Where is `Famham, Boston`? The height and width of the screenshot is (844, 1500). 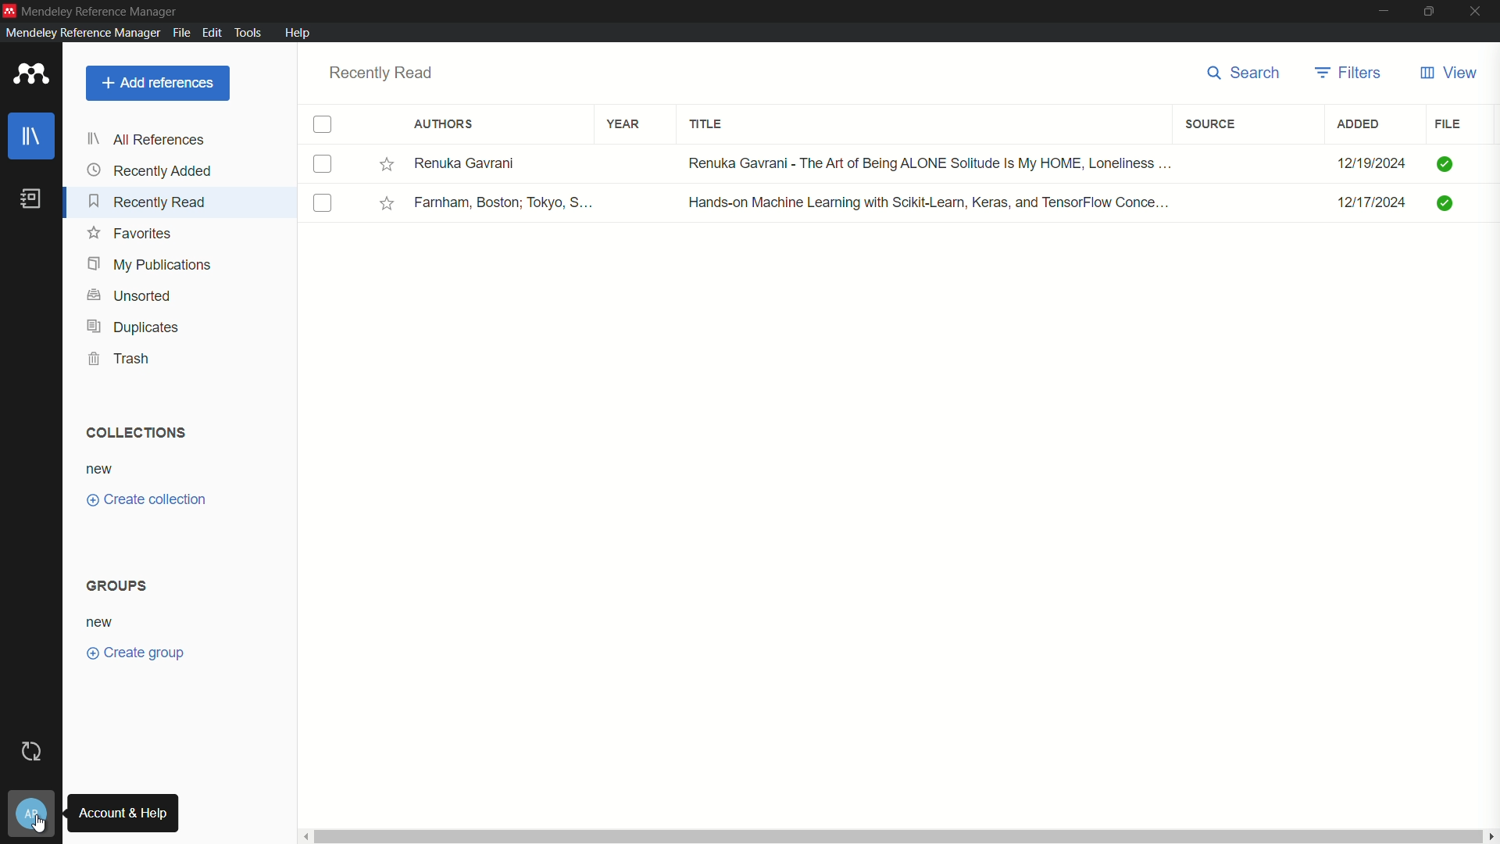 Famham, Boston is located at coordinates (502, 202).